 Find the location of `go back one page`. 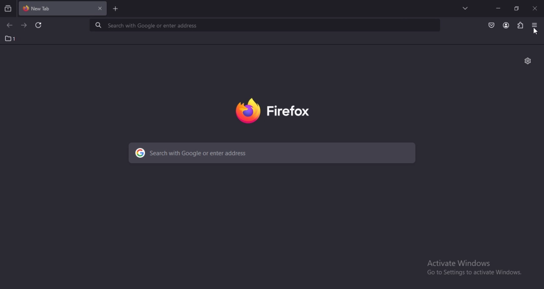

go back one page is located at coordinates (8, 25).